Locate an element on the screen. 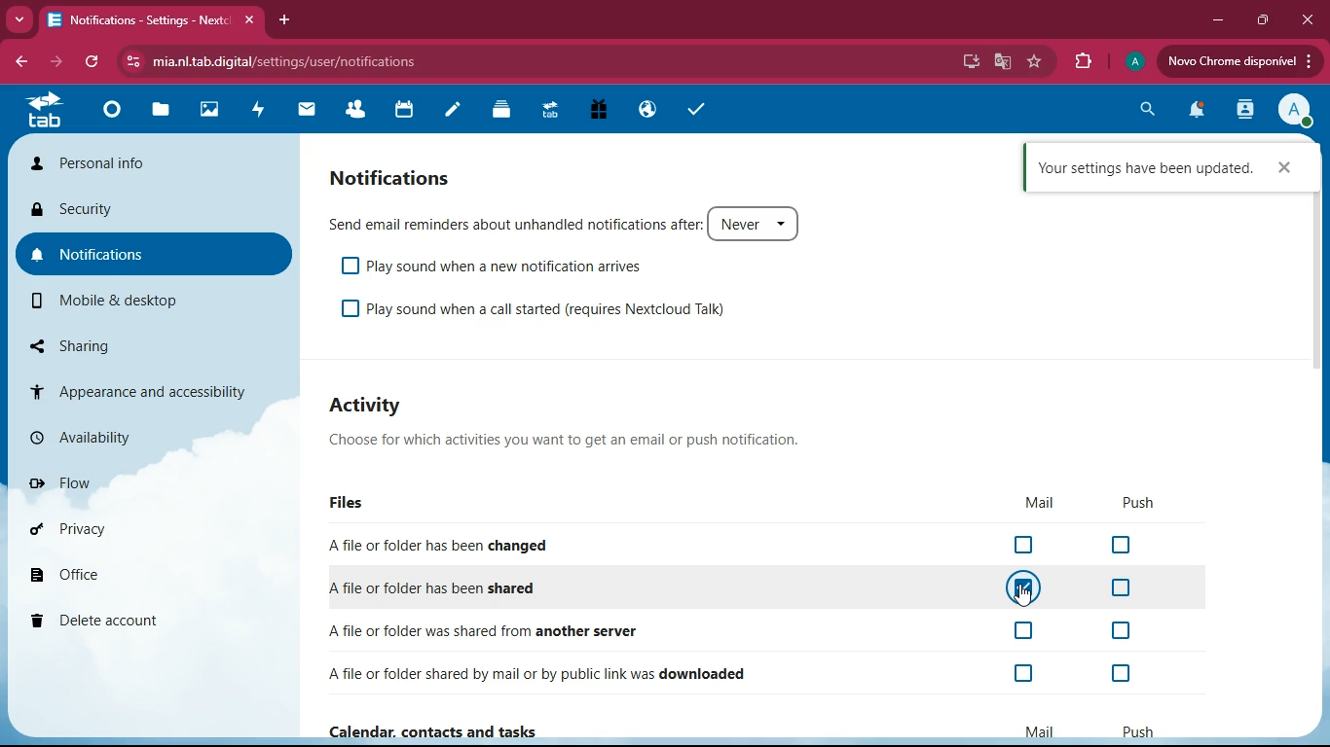 This screenshot has height=747, width=1330. add tab is located at coordinates (282, 20).